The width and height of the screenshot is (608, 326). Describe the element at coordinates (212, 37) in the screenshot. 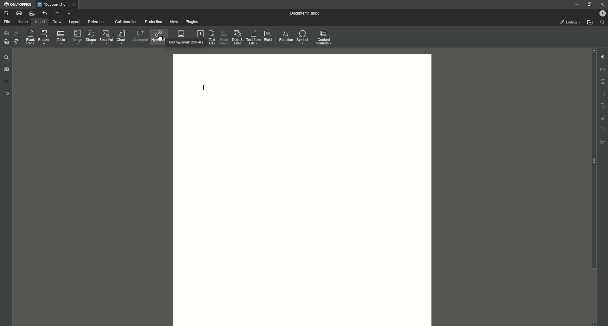

I see `Text Art` at that location.